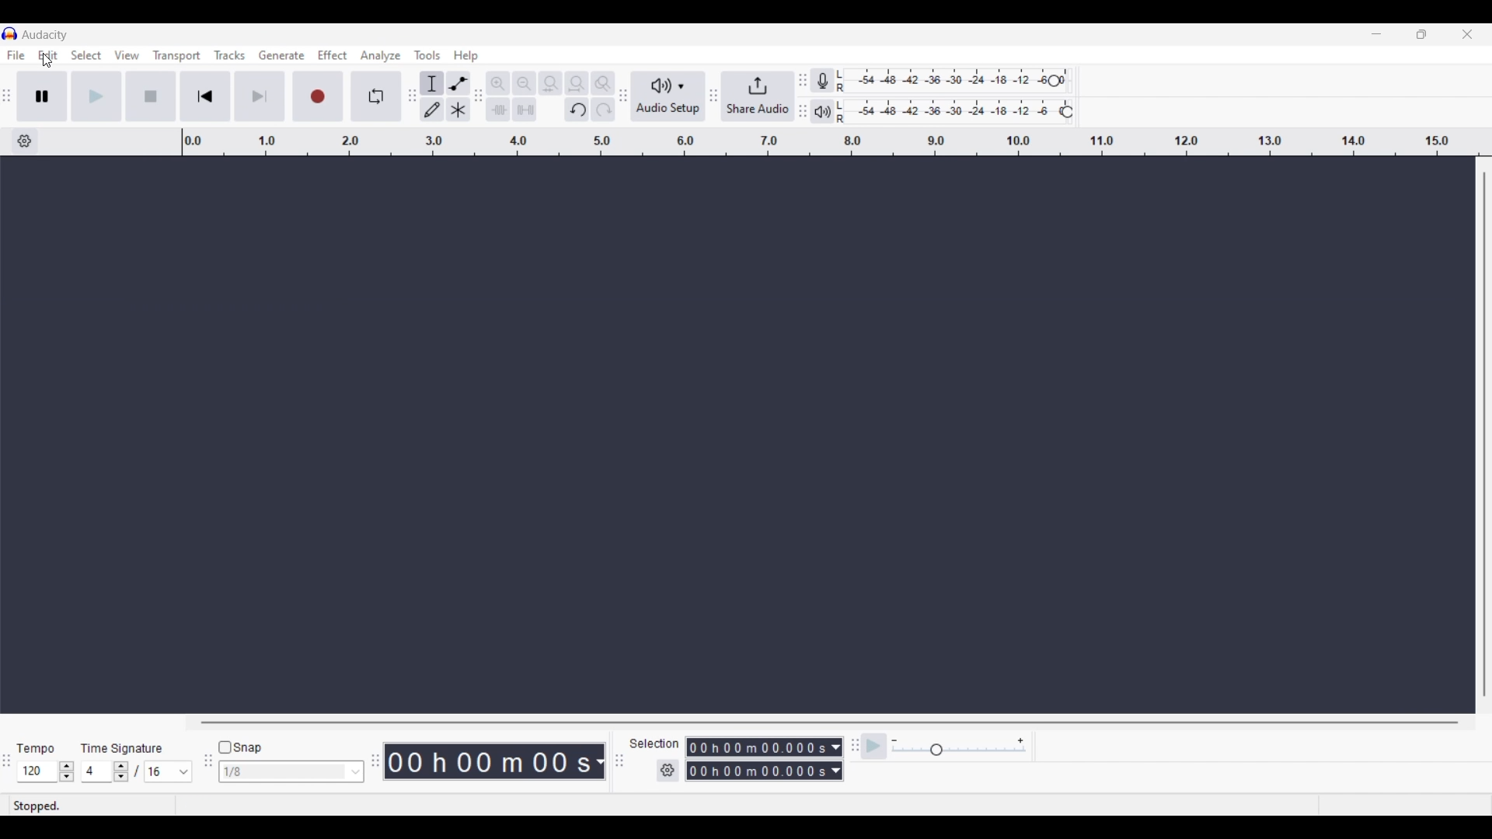 The width and height of the screenshot is (1492, 839). What do you see at coordinates (16, 55) in the screenshot?
I see `File menu` at bounding box center [16, 55].